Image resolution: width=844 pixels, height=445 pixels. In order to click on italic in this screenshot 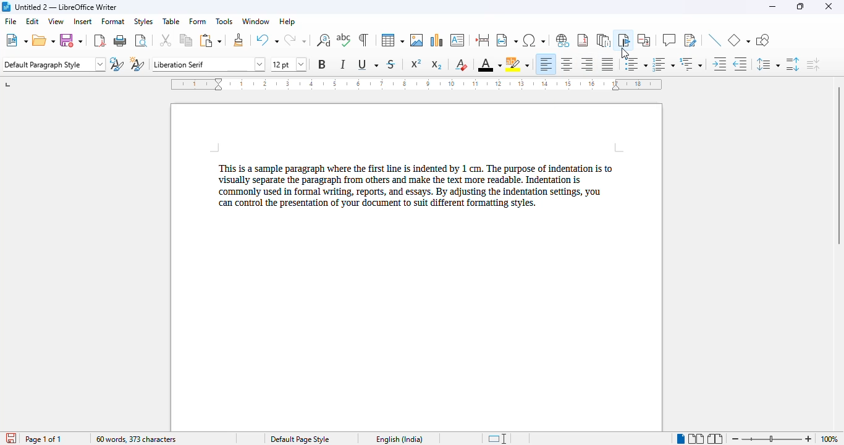, I will do `click(344, 64)`.